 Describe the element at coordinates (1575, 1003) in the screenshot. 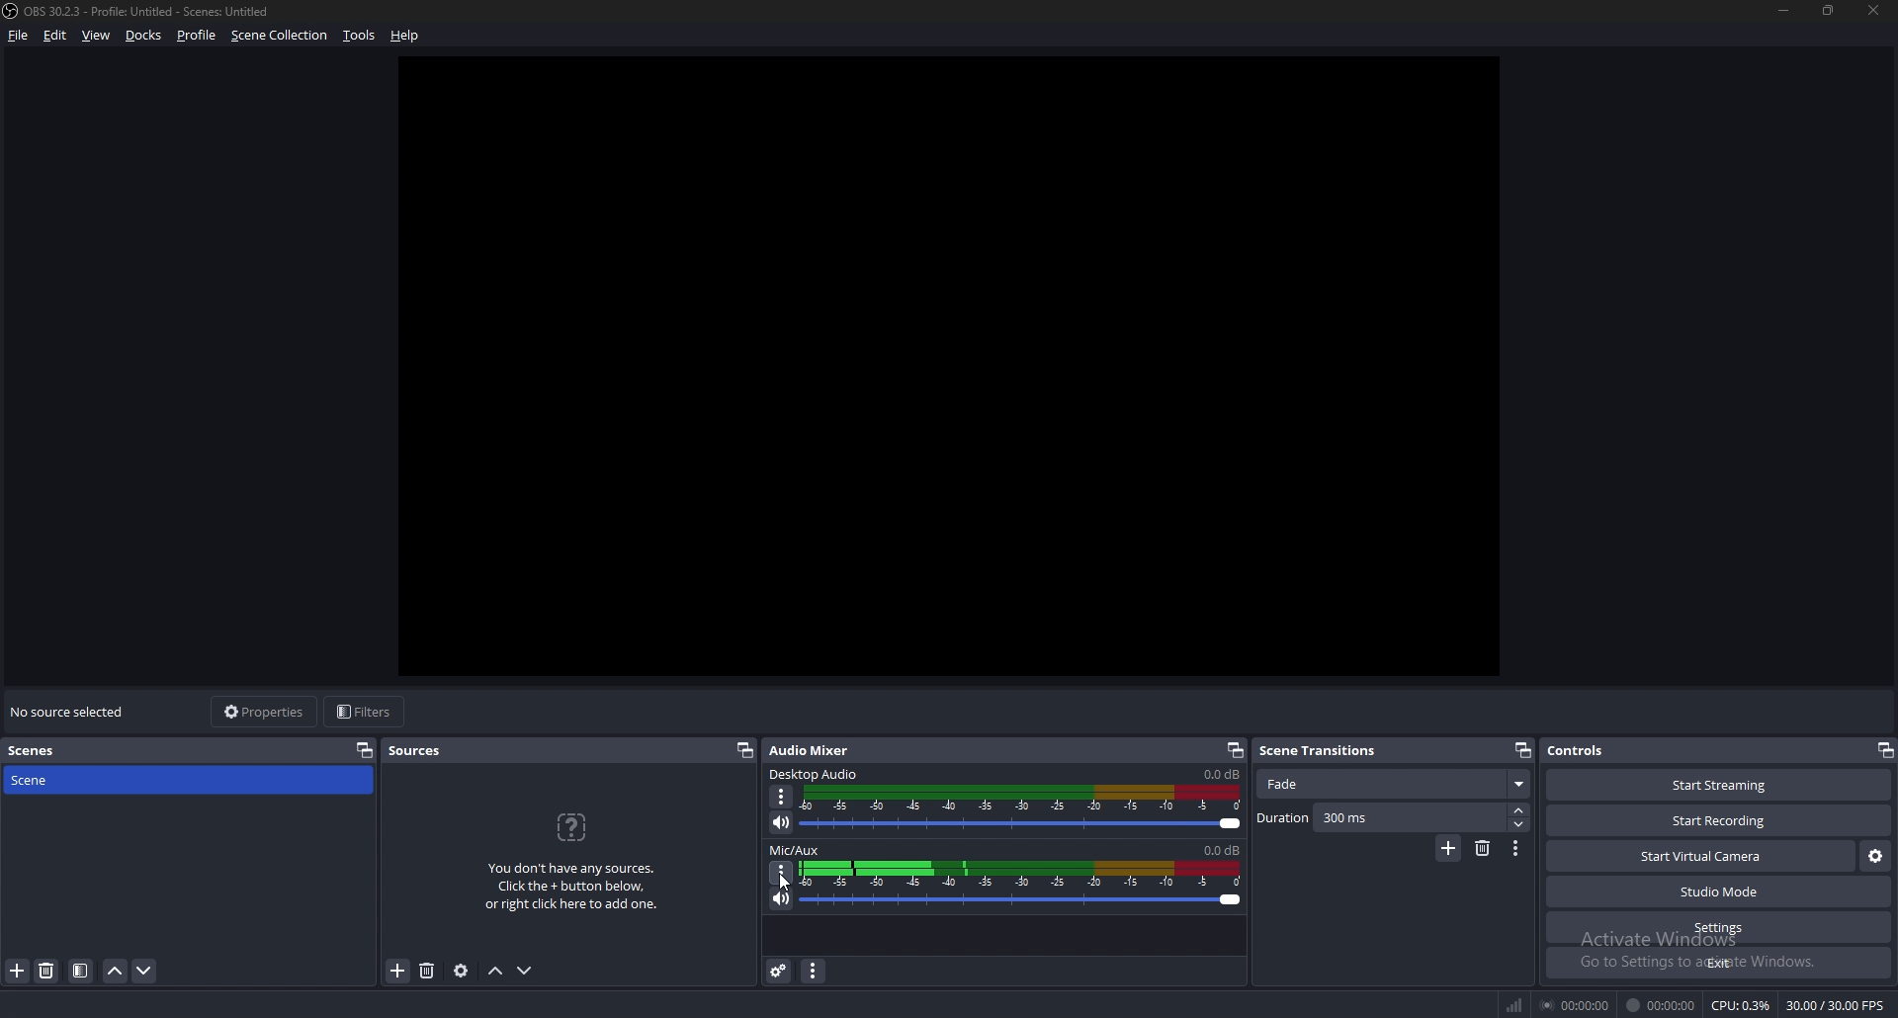

I see `00:00:00` at that location.